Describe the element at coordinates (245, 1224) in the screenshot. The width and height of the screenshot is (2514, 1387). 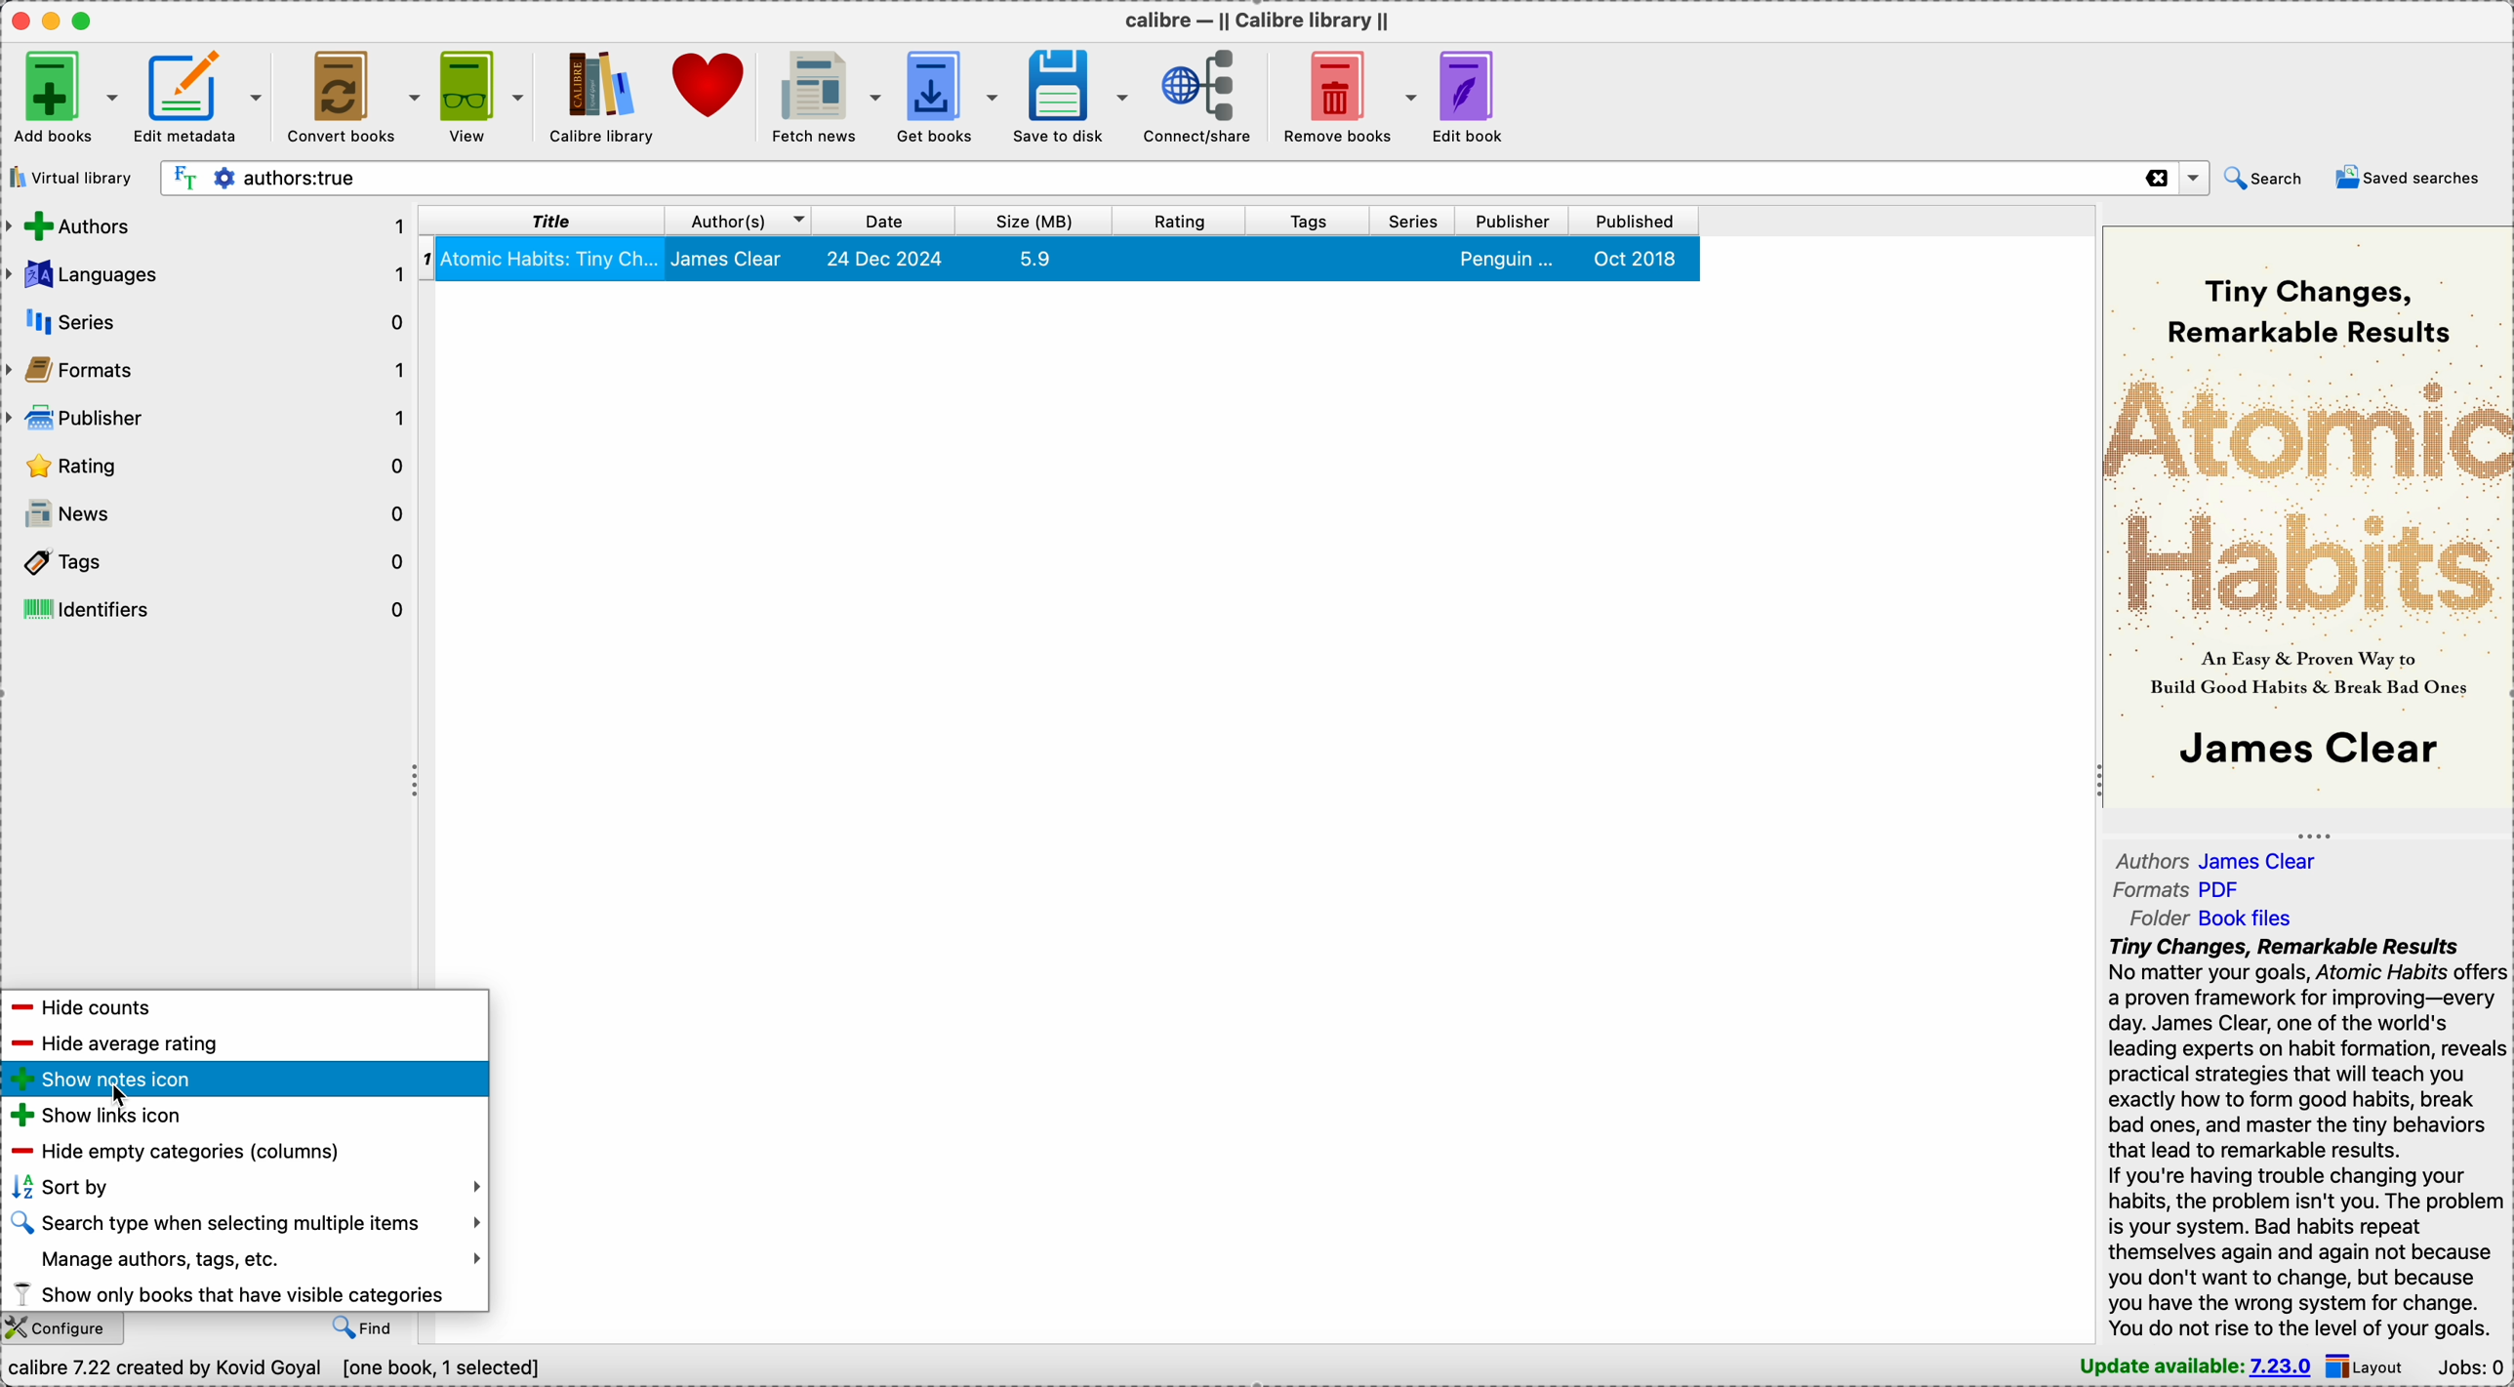
I see `search type when selecting multiple items` at that location.